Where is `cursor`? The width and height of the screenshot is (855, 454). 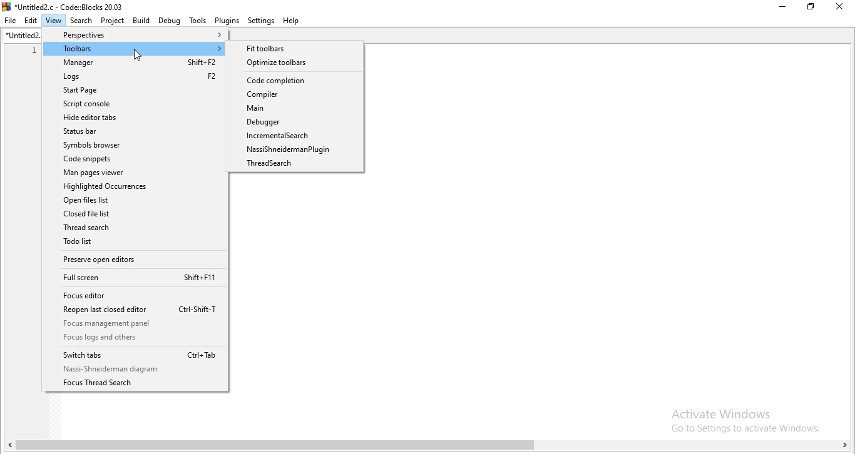
cursor is located at coordinates (138, 55).